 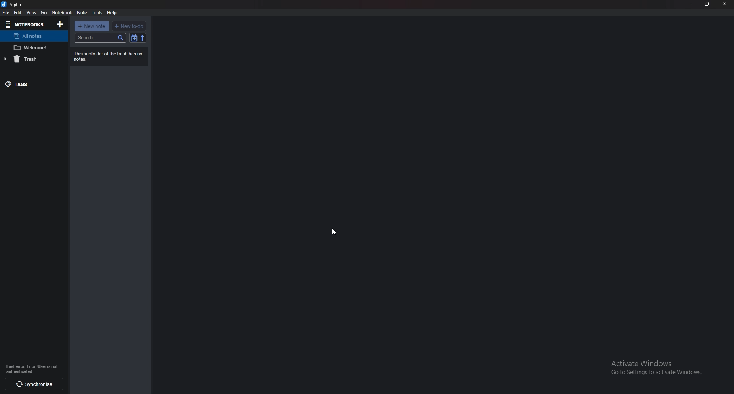 I want to click on info, so click(x=109, y=56).